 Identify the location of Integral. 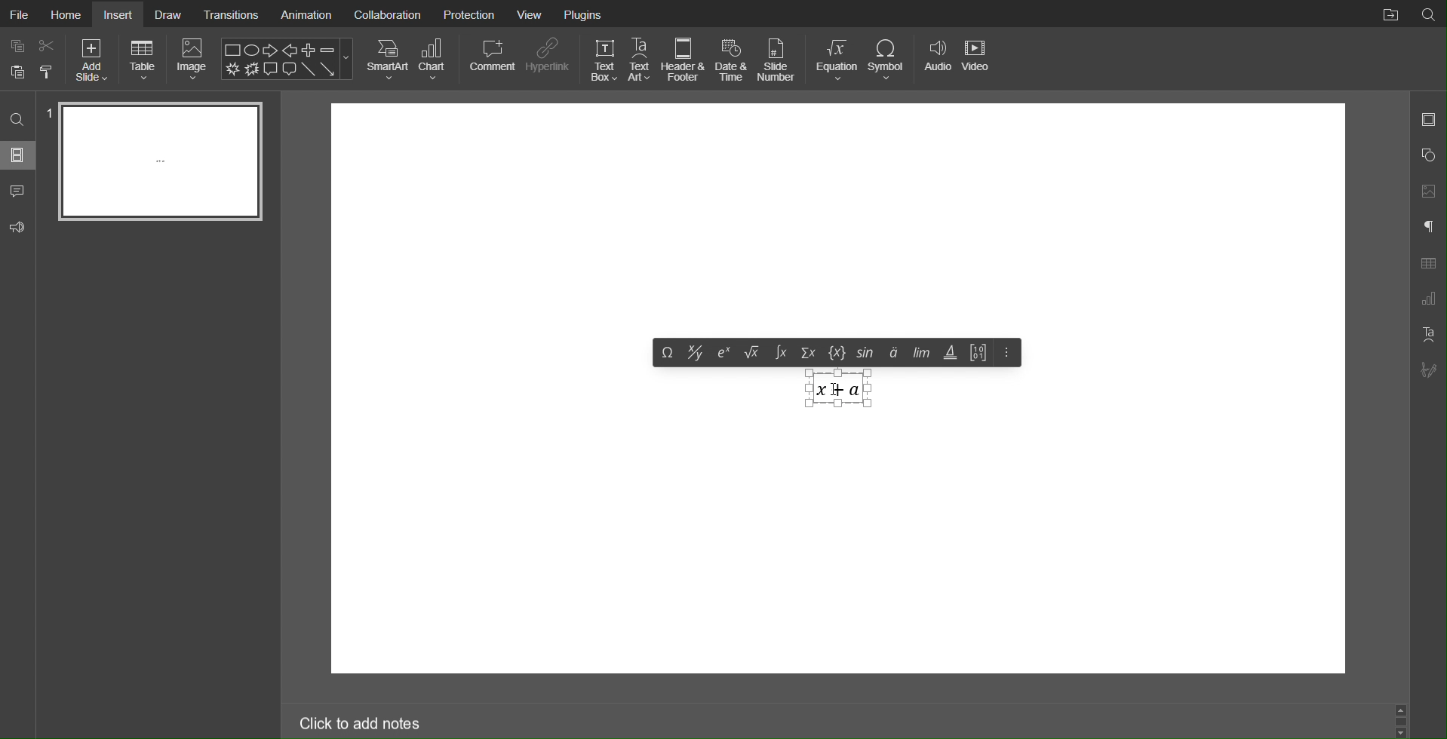
(781, 354).